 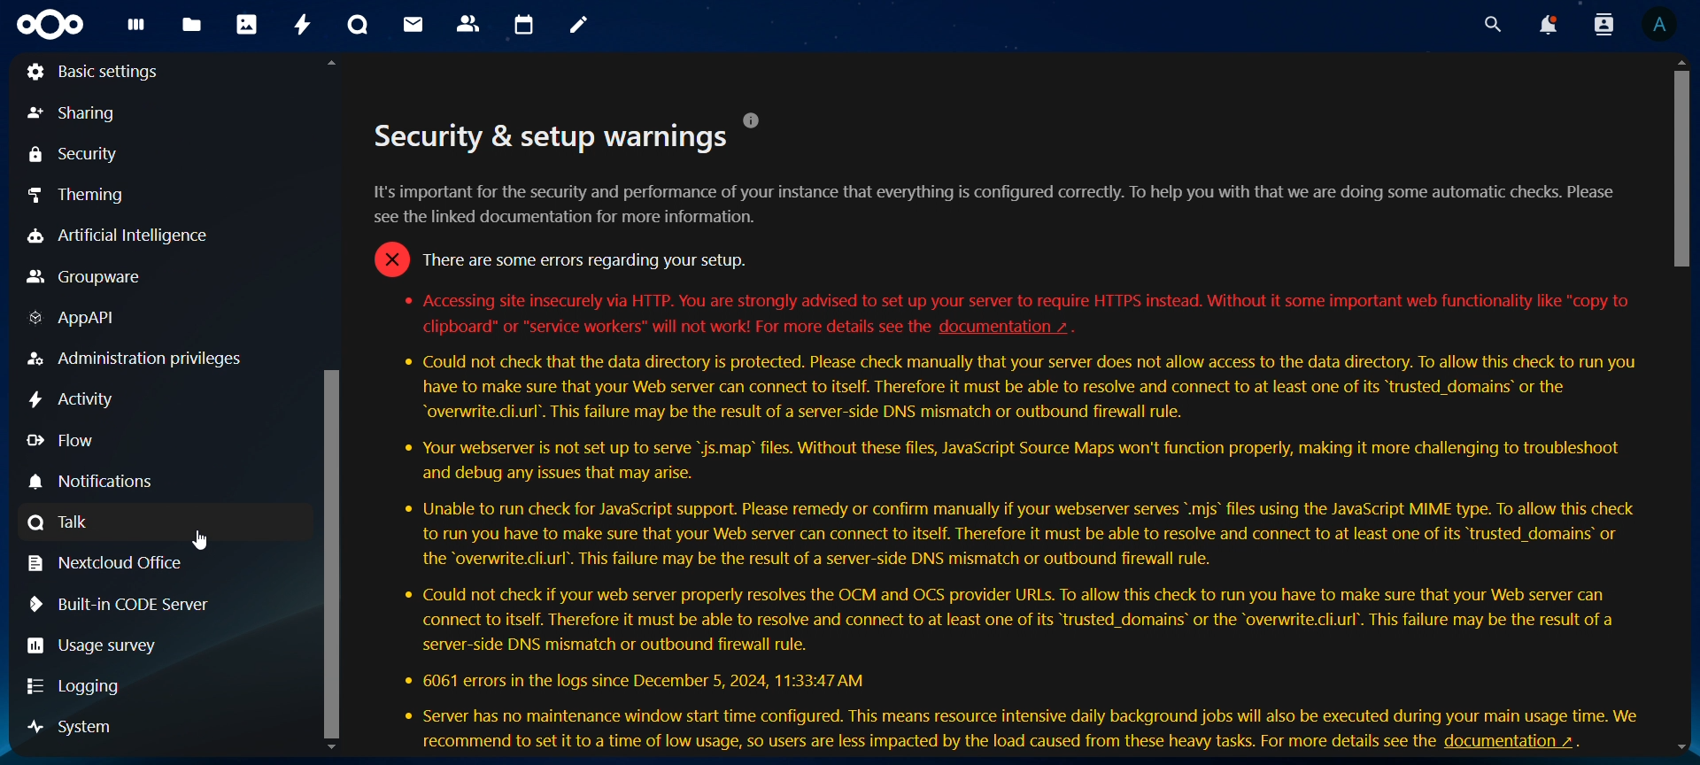 What do you see at coordinates (1675, 169) in the screenshot?
I see `vertical scroll bar` at bounding box center [1675, 169].